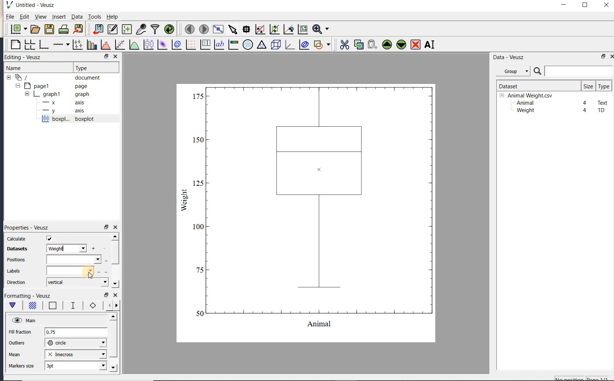 This screenshot has height=381, width=614. What do you see at coordinates (233, 30) in the screenshot?
I see `select items from the graph or scroll` at bounding box center [233, 30].